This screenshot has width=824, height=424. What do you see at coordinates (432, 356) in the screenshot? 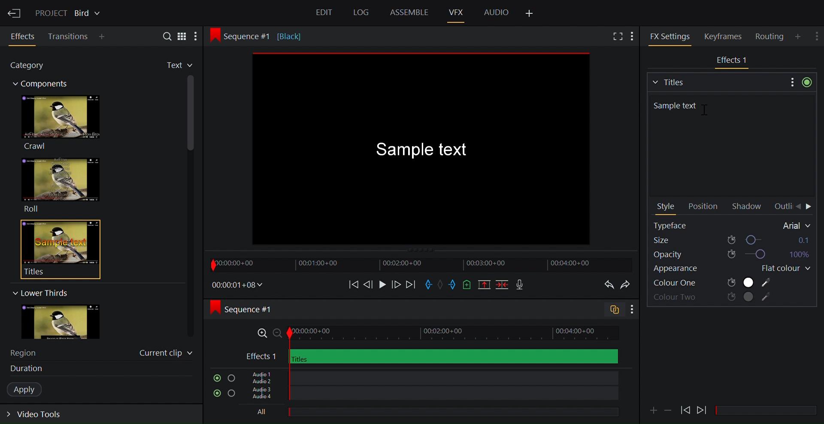
I see `Video Track Effects` at bounding box center [432, 356].